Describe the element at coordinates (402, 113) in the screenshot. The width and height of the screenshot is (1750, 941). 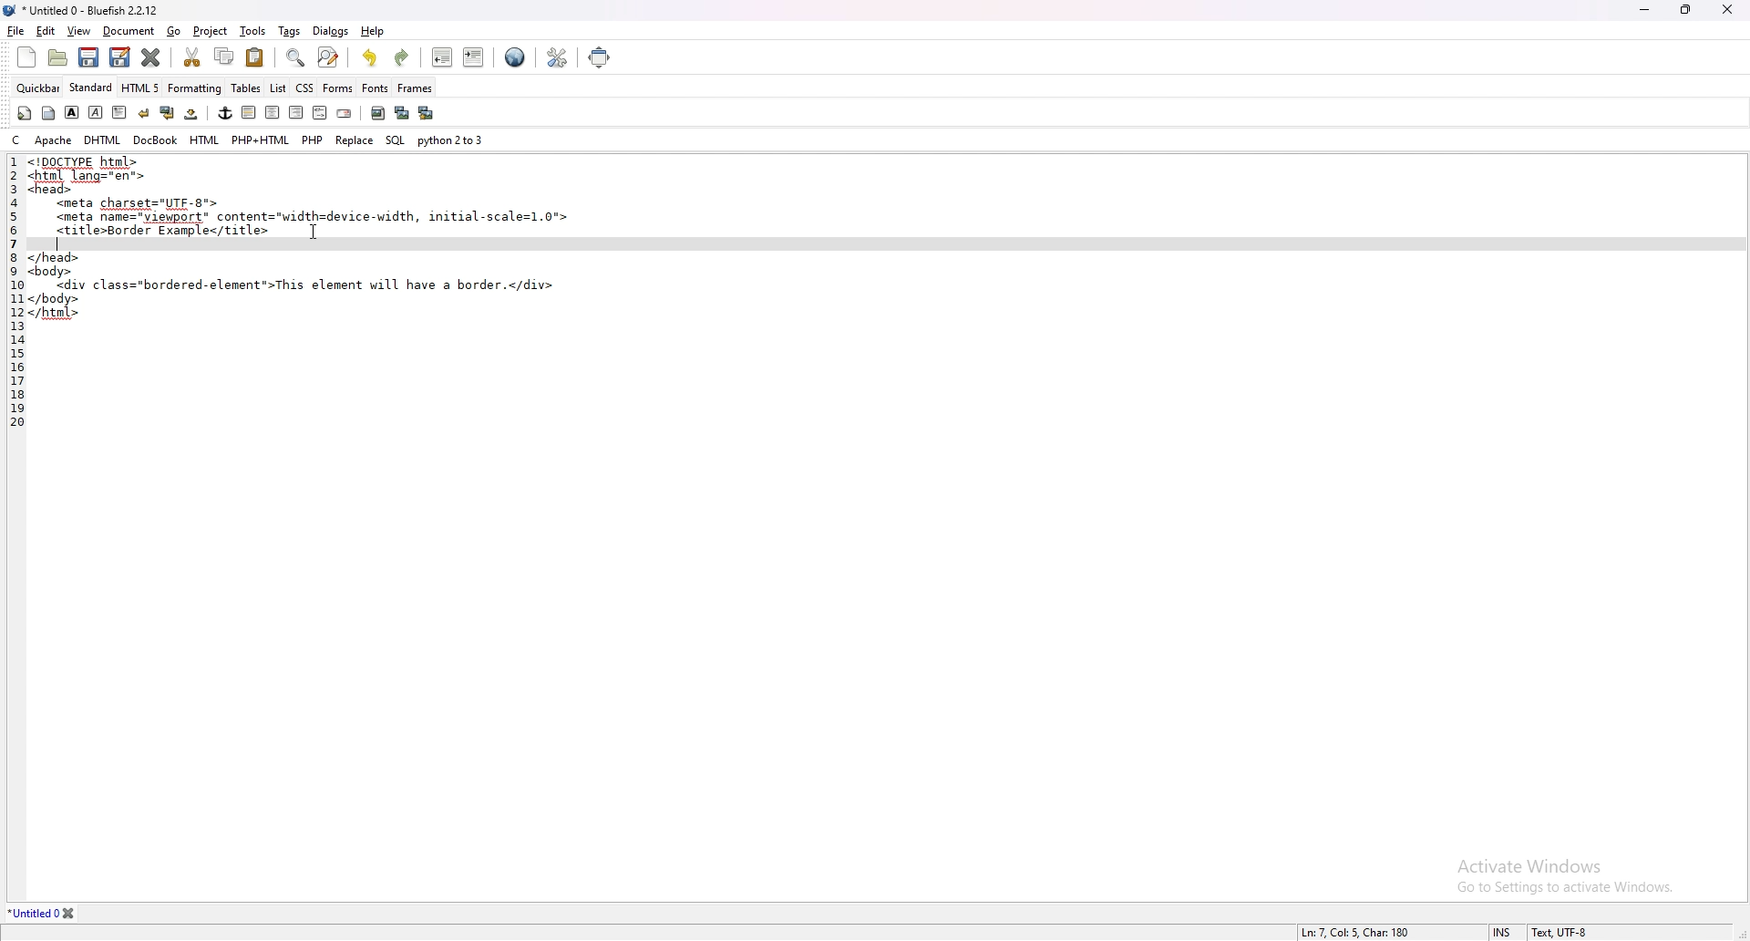
I see `insert thumbnail` at that location.